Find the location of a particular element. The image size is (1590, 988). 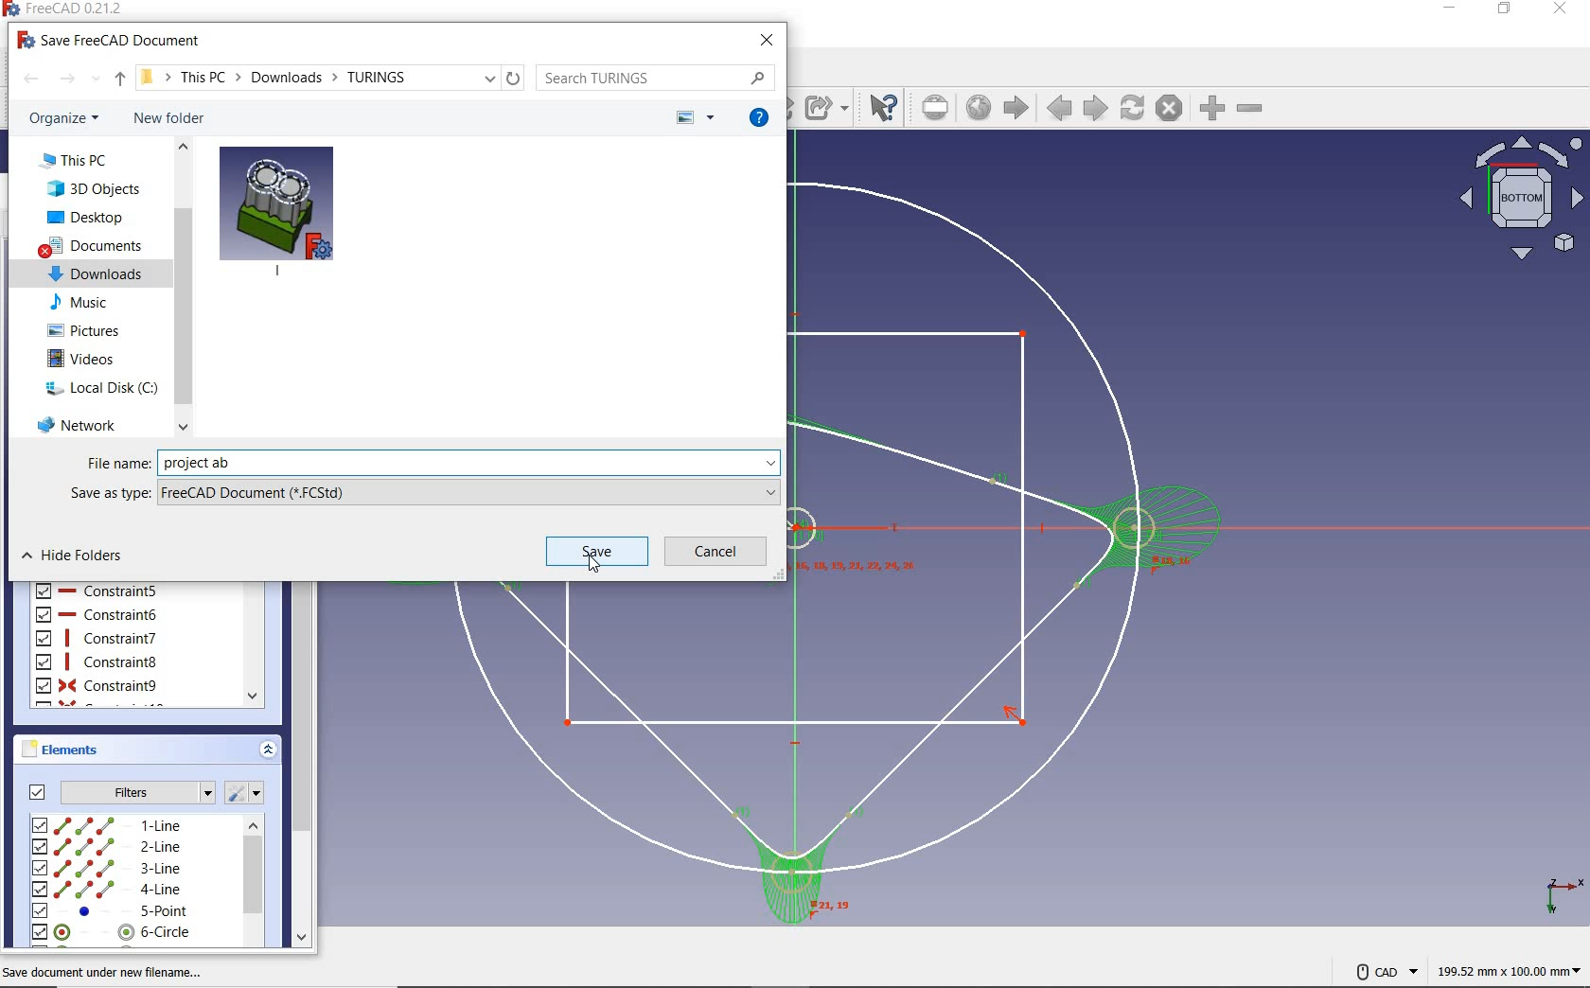

4-line is located at coordinates (107, 890).